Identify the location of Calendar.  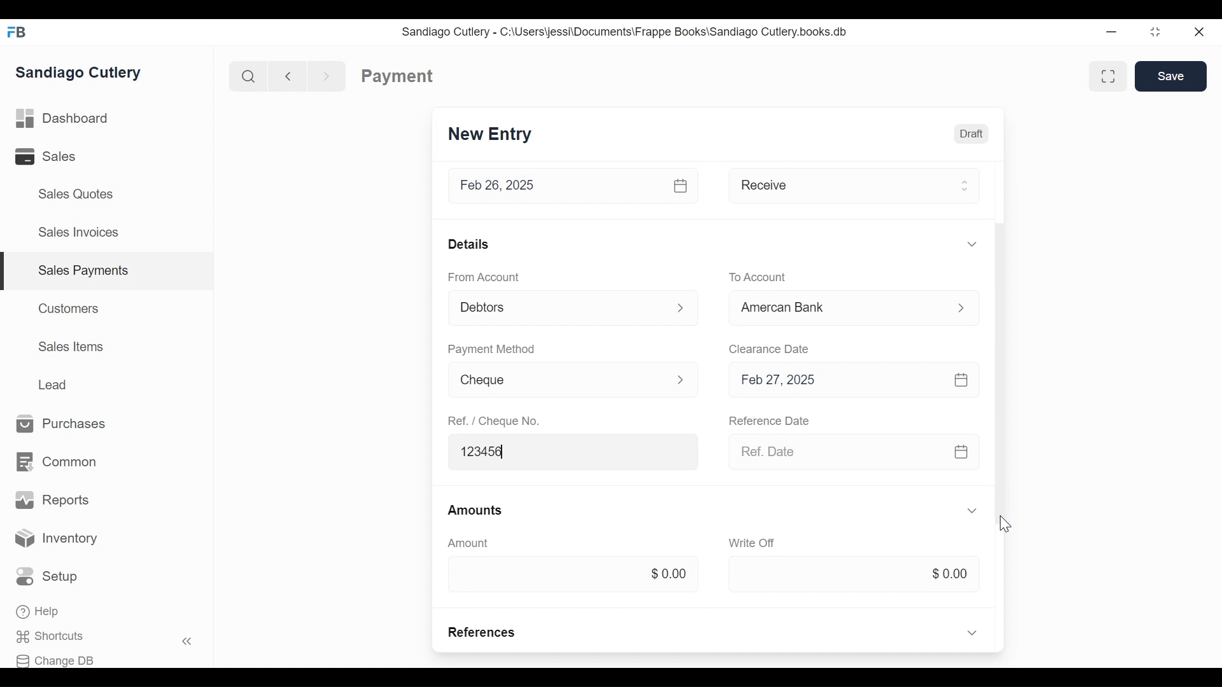
(962, 452).